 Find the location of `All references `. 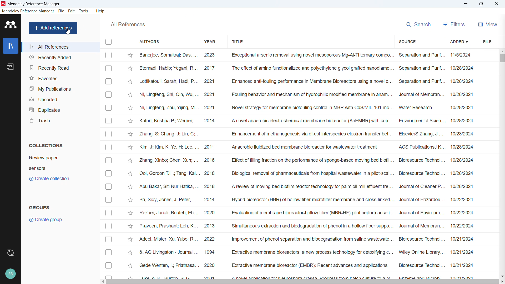

All references  is located at coordinates (60, 47).